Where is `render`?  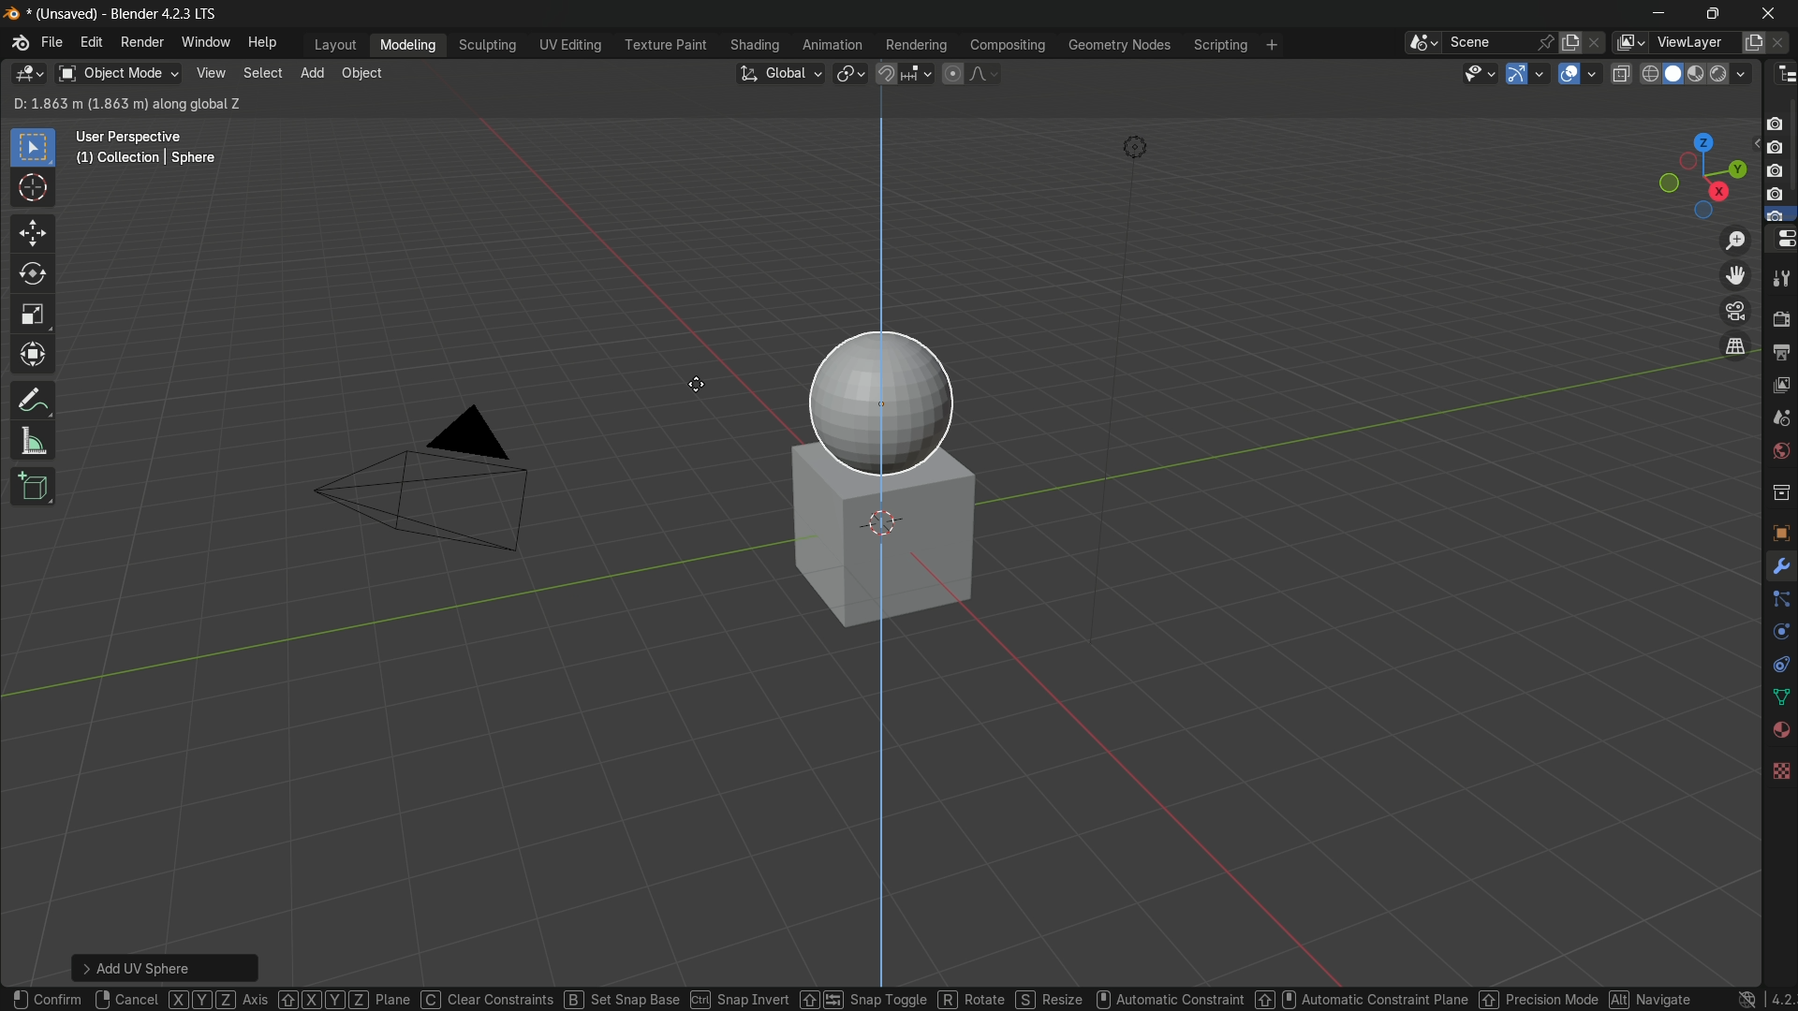
render is located at coordinates (1779, 315).